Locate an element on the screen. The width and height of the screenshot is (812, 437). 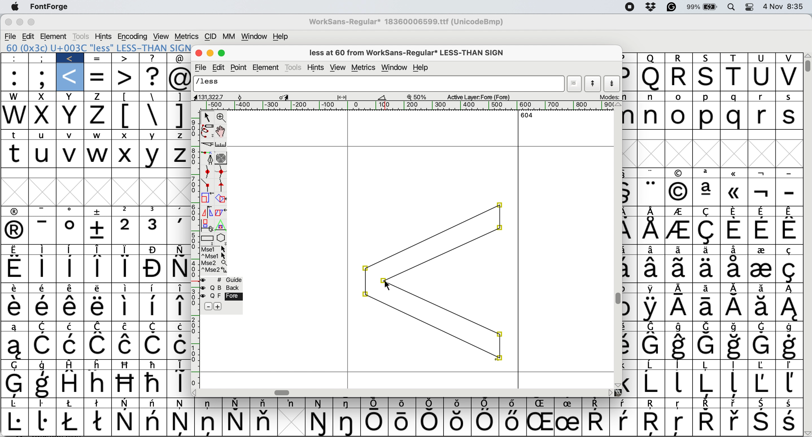
Symbol is located at coordinates (652, 308).